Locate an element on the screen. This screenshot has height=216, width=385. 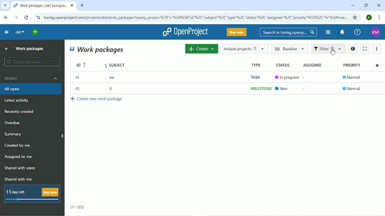
(1-2/2) is located at coordinates (78, 207).